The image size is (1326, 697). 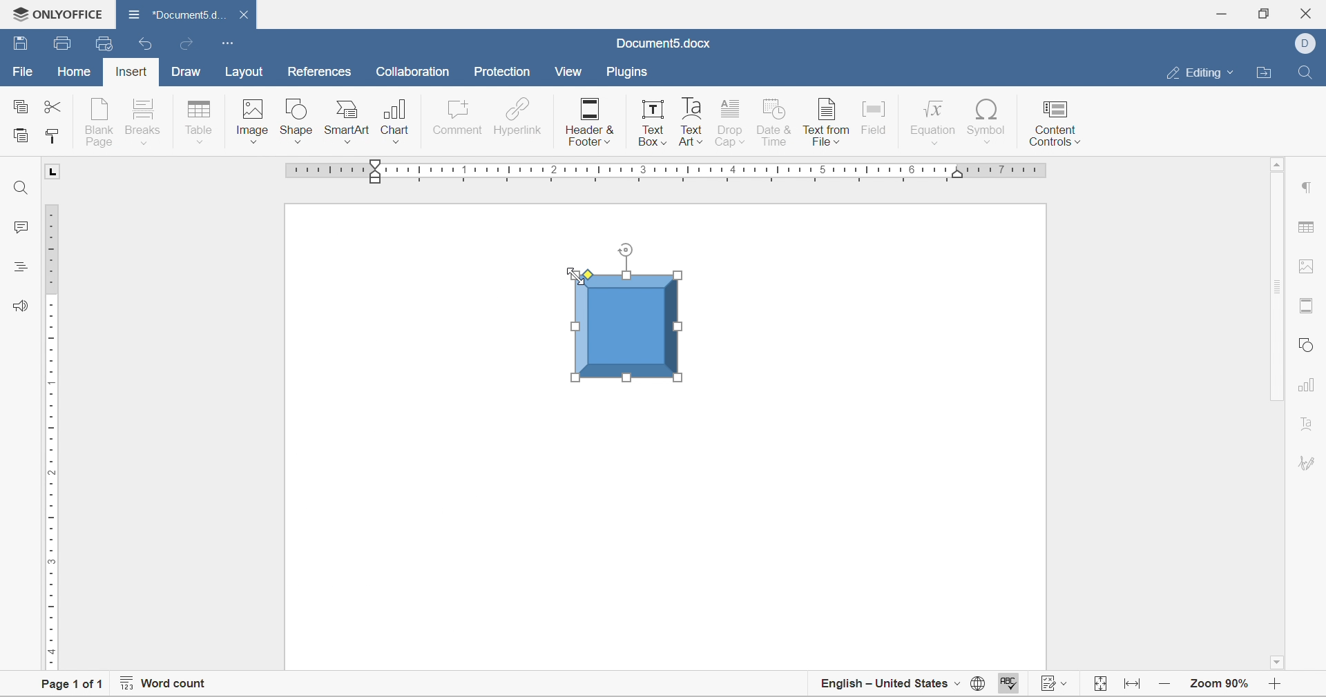 I want to click on header & footer, so click(x=591, y=122).